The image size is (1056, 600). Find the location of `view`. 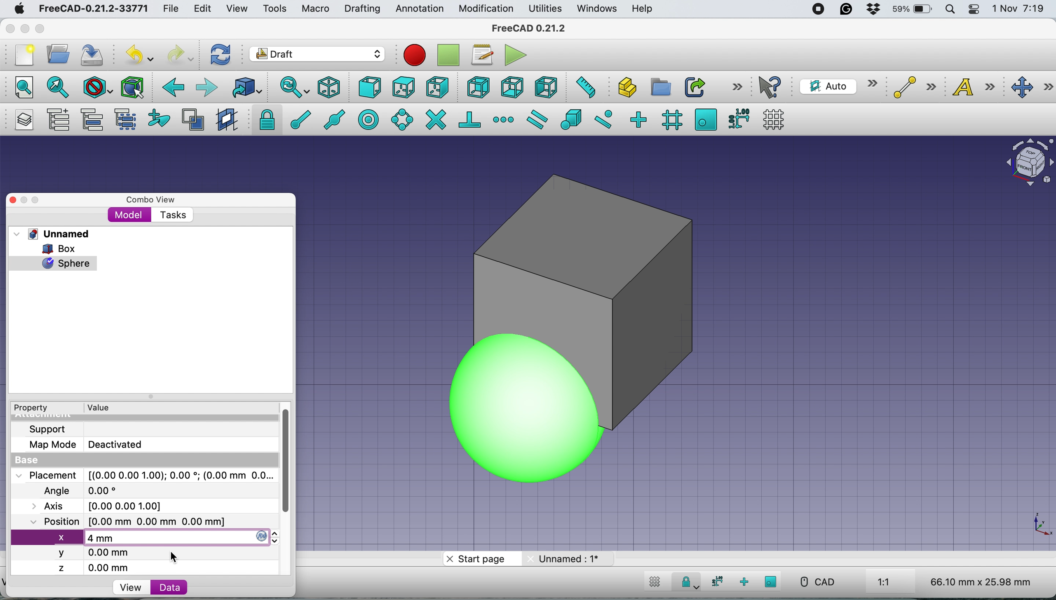

view is located at coordinates (240, 9).